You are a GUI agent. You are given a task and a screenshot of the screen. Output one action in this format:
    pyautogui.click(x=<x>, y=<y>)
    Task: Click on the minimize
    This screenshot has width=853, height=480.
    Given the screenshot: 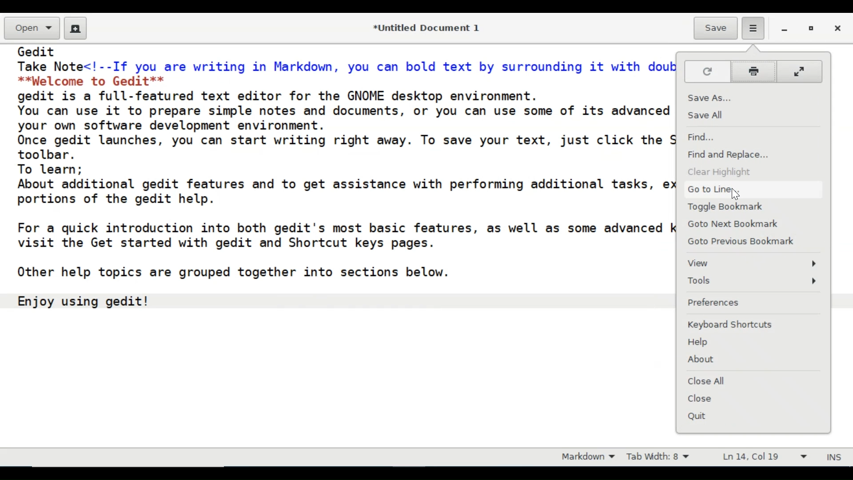 What is the action you would take?
    pyautogui.click(x=785, y=30)
    